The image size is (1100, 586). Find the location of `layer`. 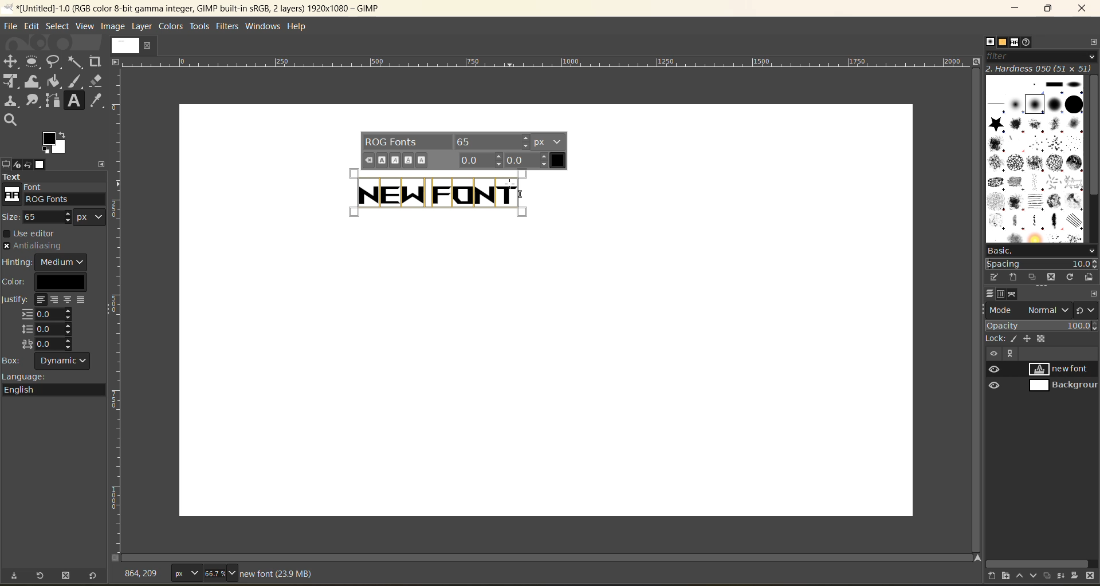

layer is located at coordinates (143, 27).